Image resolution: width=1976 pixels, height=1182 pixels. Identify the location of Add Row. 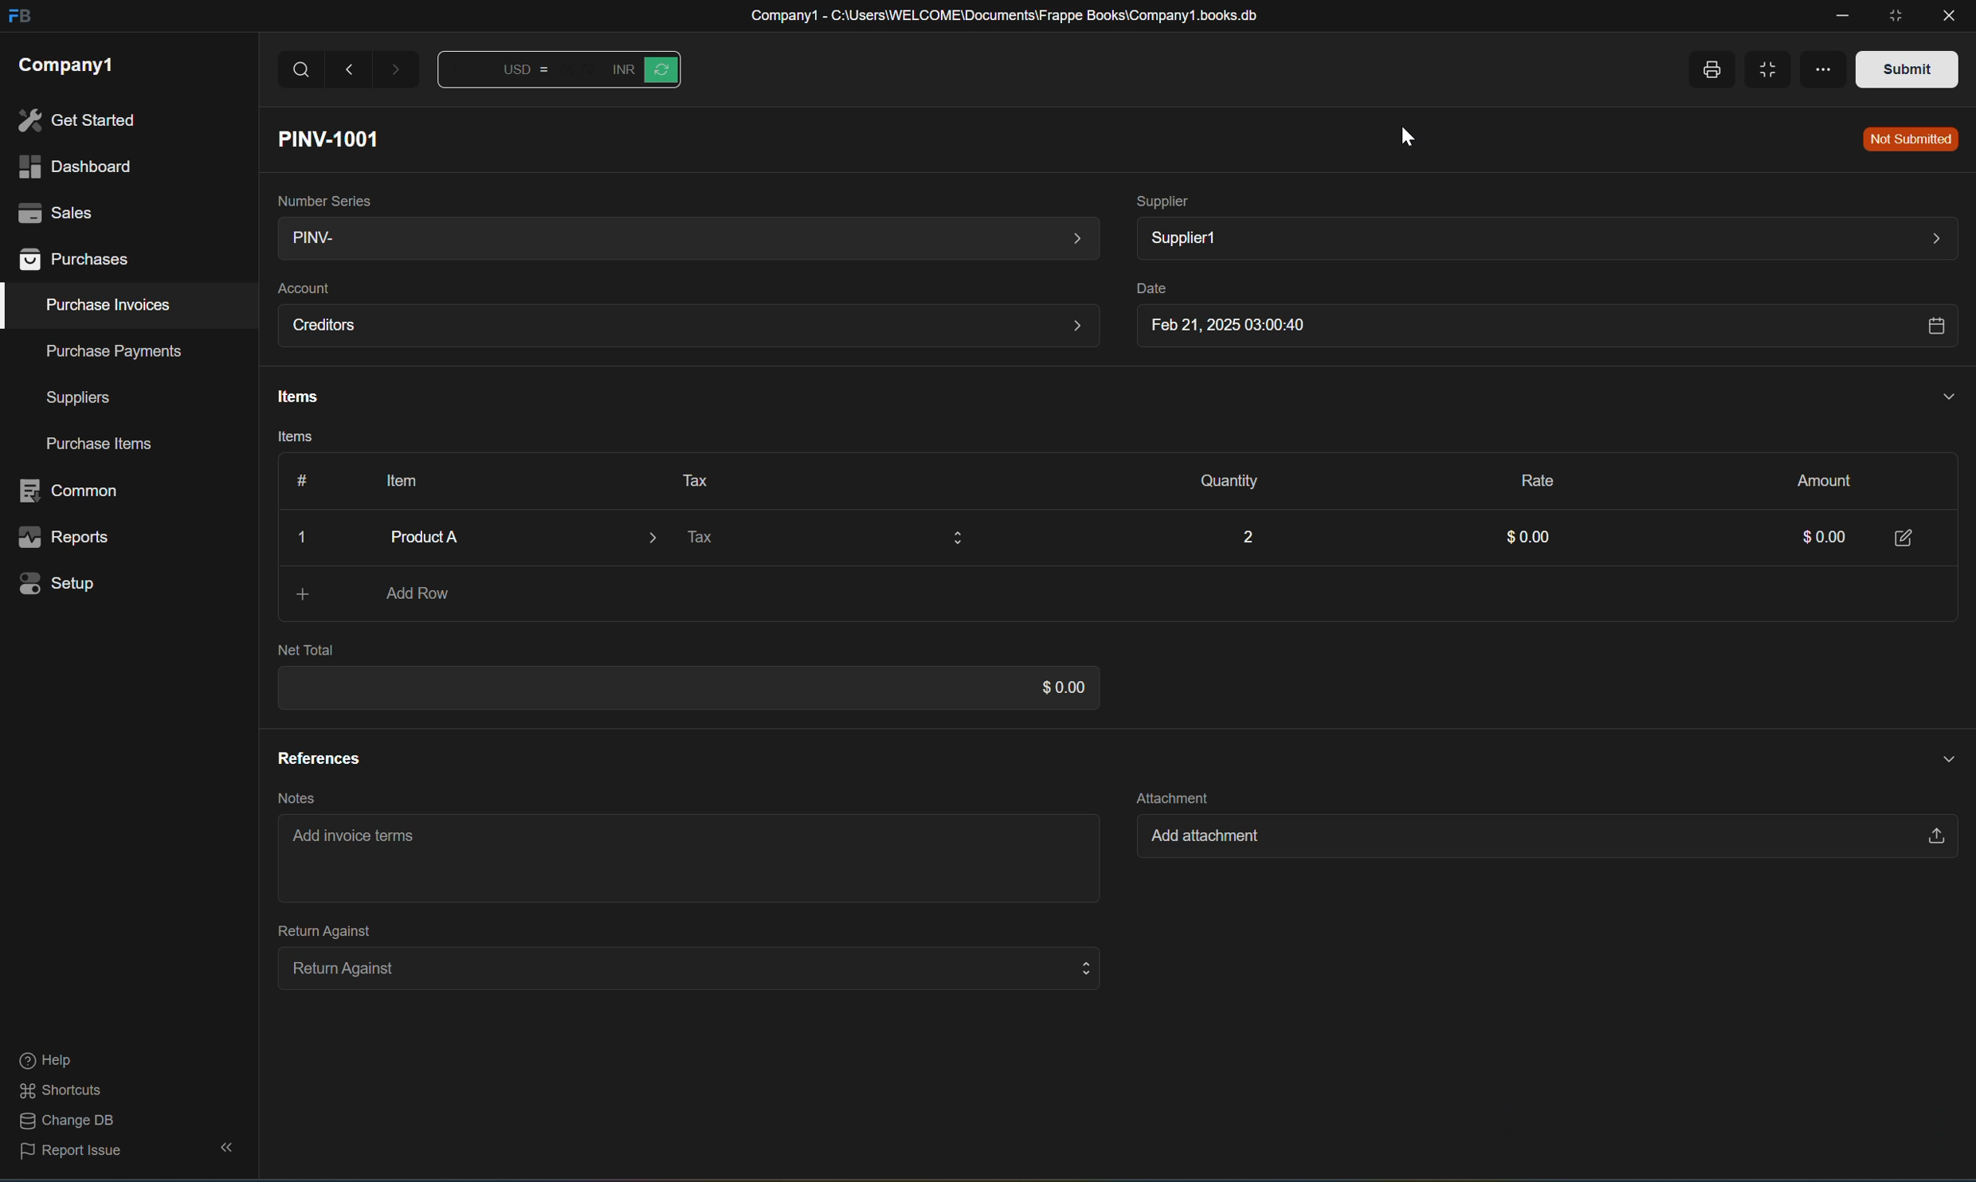
(421, 595).